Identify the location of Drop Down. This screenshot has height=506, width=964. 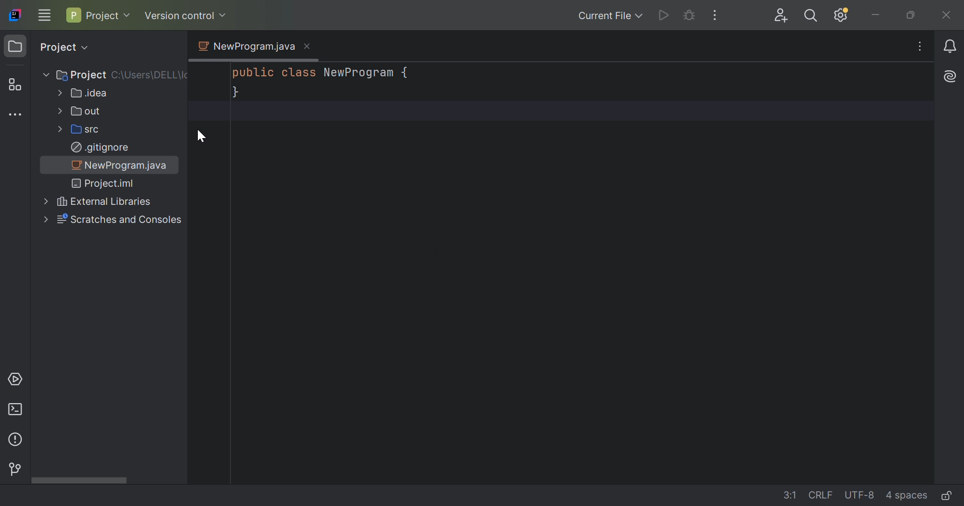
(59, 110).